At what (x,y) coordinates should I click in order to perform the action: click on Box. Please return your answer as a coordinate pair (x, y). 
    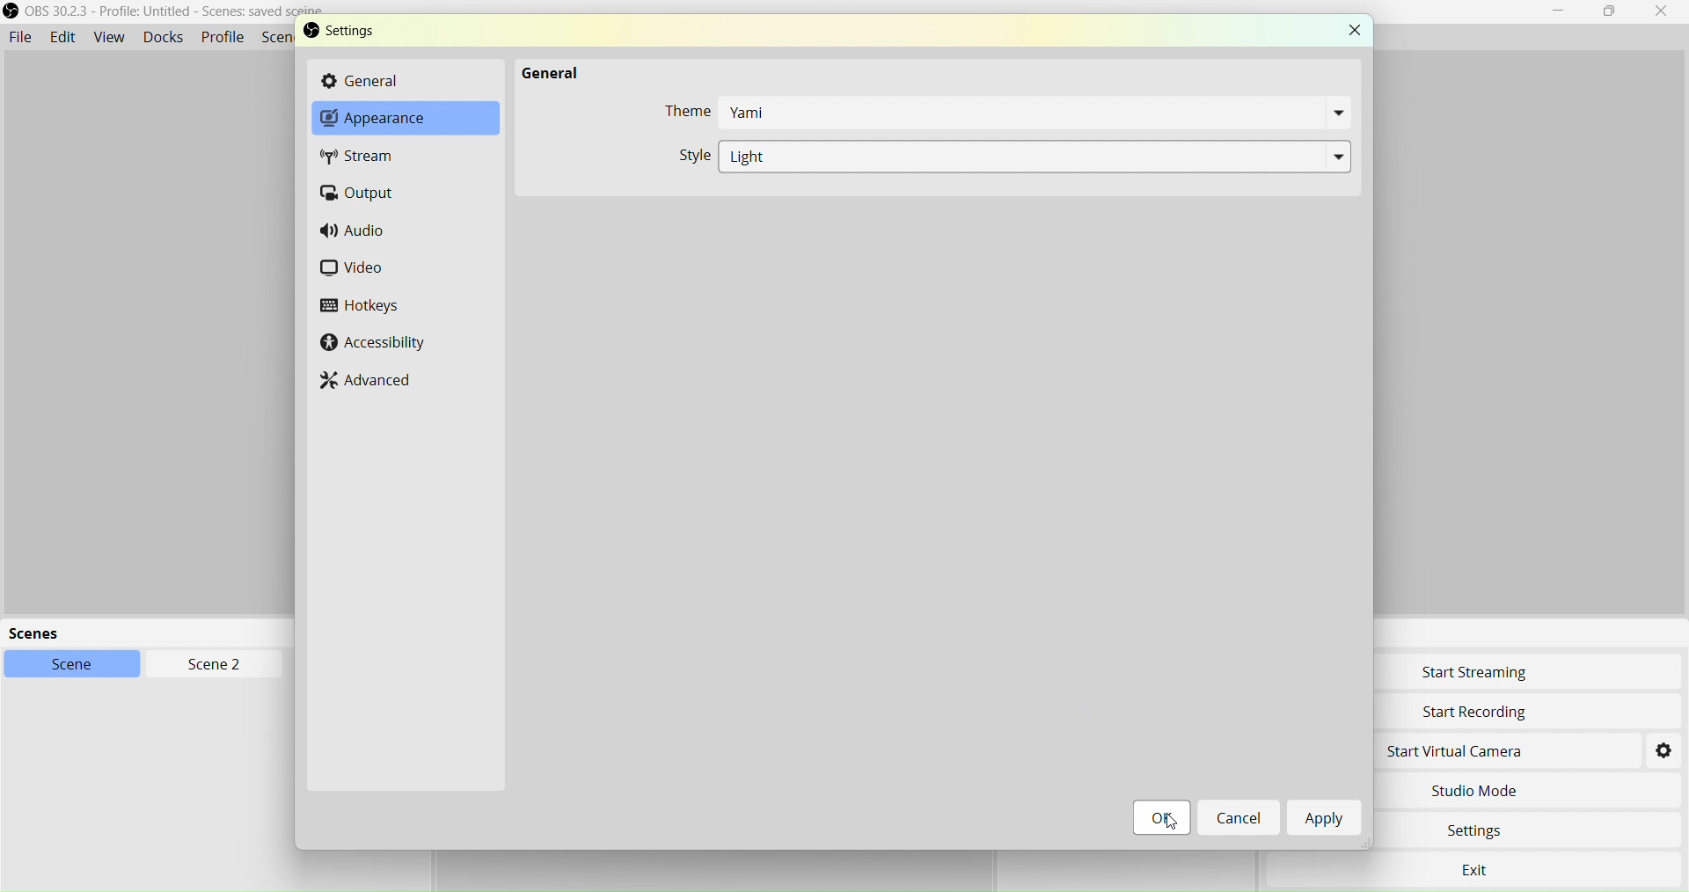
    Looking at the image, I should click on (1612, 12).